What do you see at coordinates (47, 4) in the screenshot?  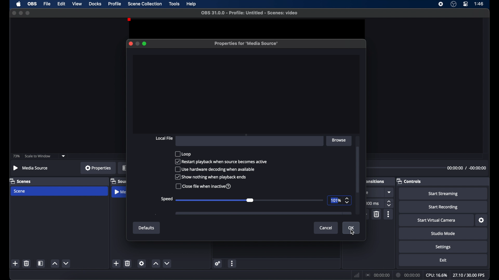 I see `file` at bounding box center [47, 4].